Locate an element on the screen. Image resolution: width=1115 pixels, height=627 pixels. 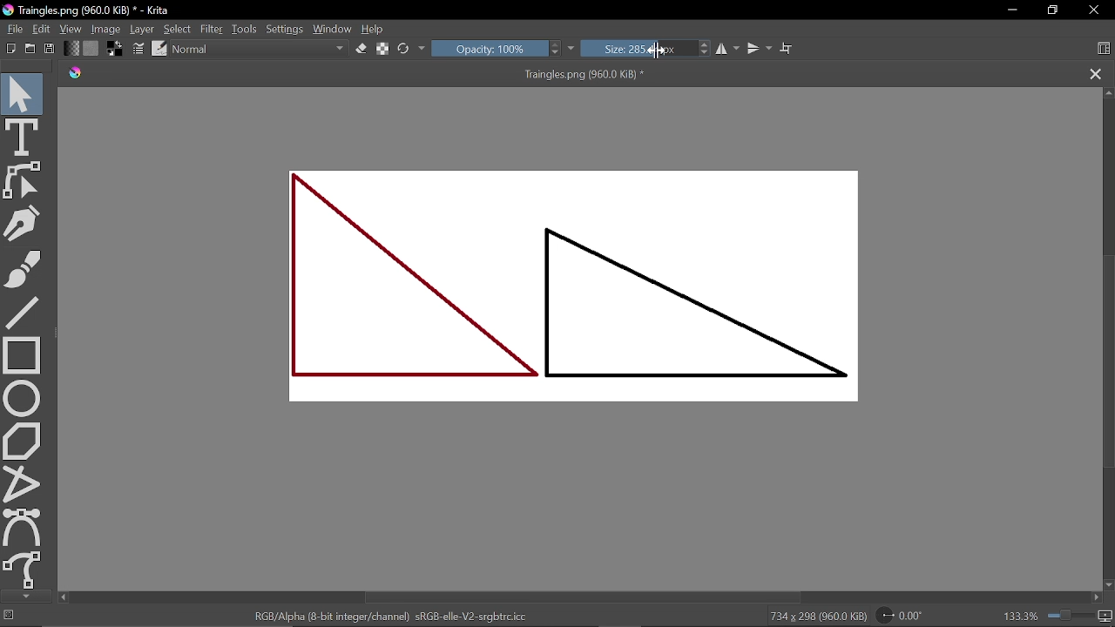
Select shapes tool is located at coordinates (22, 93).